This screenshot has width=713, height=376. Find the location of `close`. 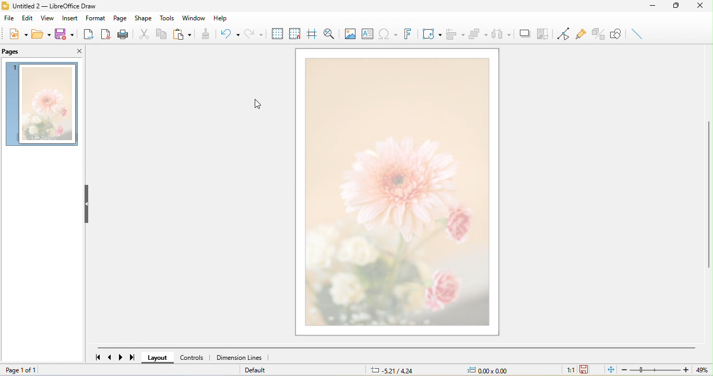

close is located at coordinates (72, 50).